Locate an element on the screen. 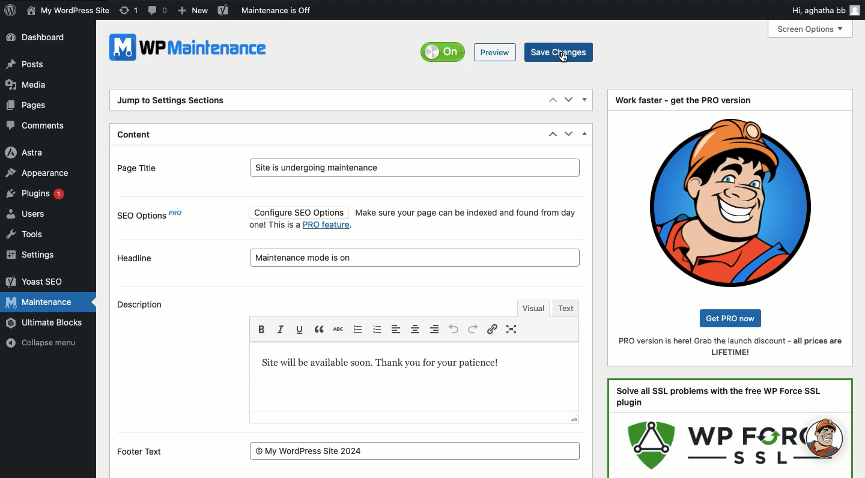 The width and height of the screenshot is (865, 478). Make sure your page can be indexed and found from day is located at coordinates (466, 213).